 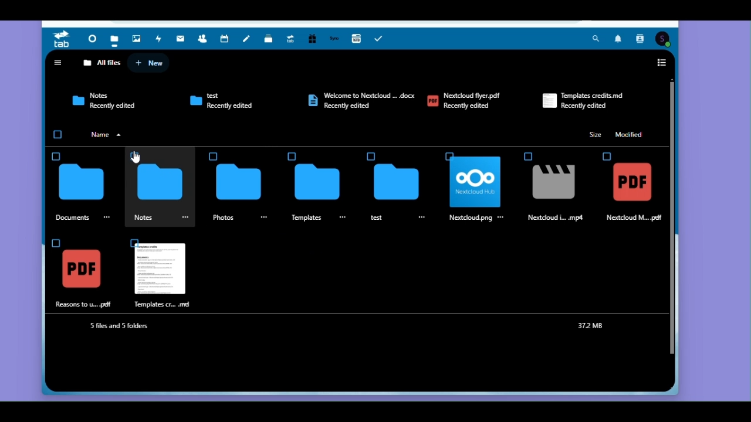 What do you see at coordinates (102, 62) in the screenshot?
I see `All files` at bounding box center [102, 62].